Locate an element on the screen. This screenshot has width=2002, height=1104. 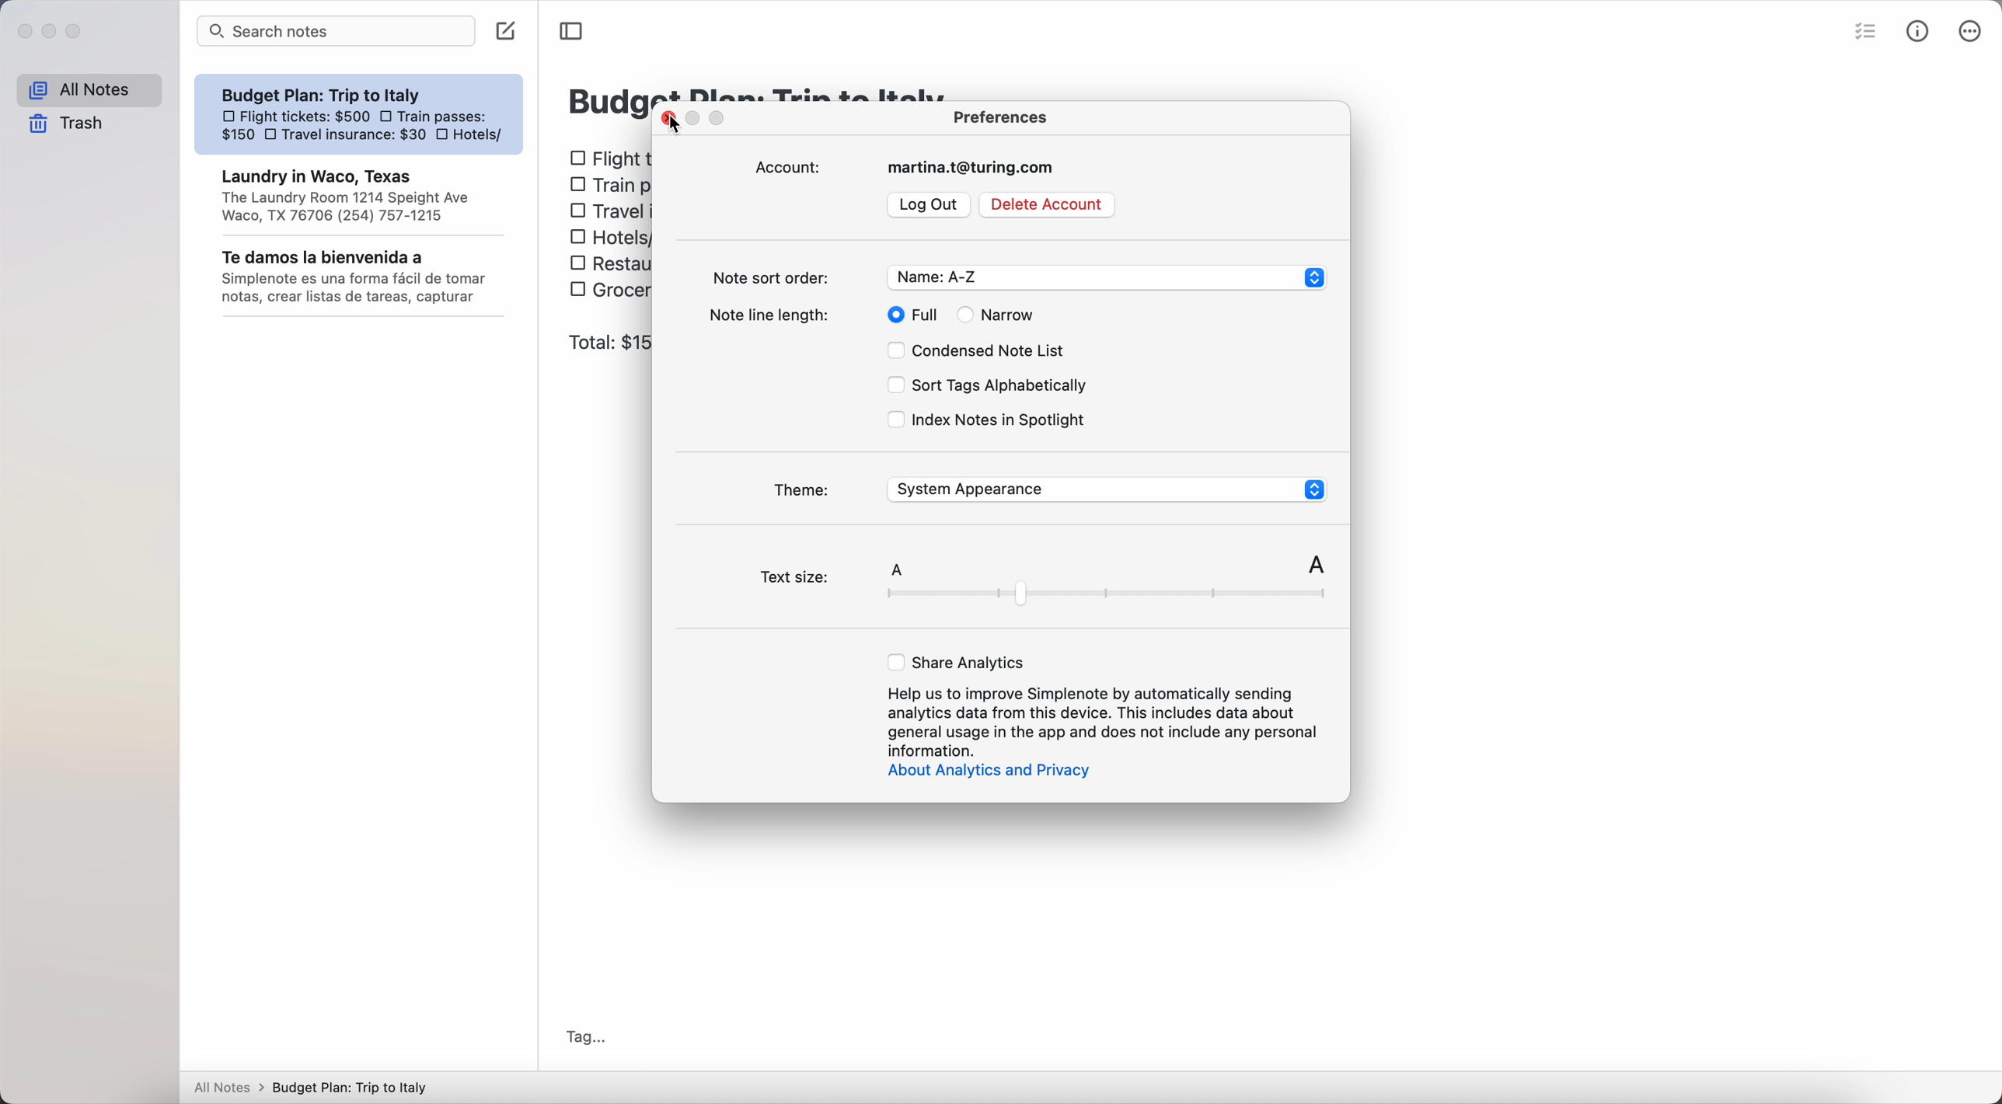
about analytics and privacy is located at coordinates (997, 772).